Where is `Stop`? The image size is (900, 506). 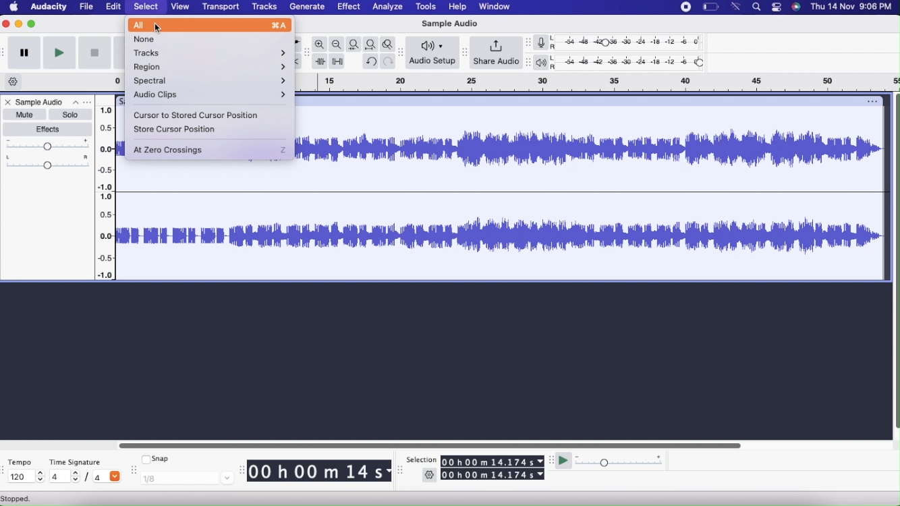
Stop is located at coordinates (685, 7).